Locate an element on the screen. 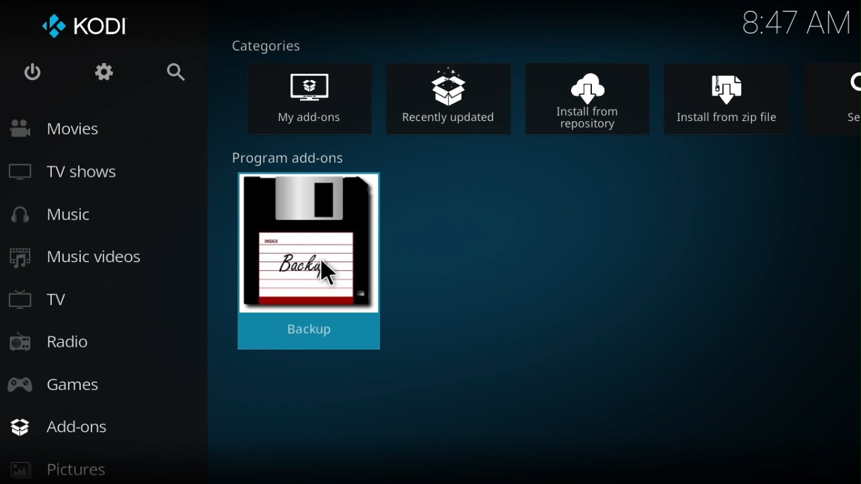 Image resolution: width=861 pixels, height=484 pixels. Power is located at coordinates (32, 75).